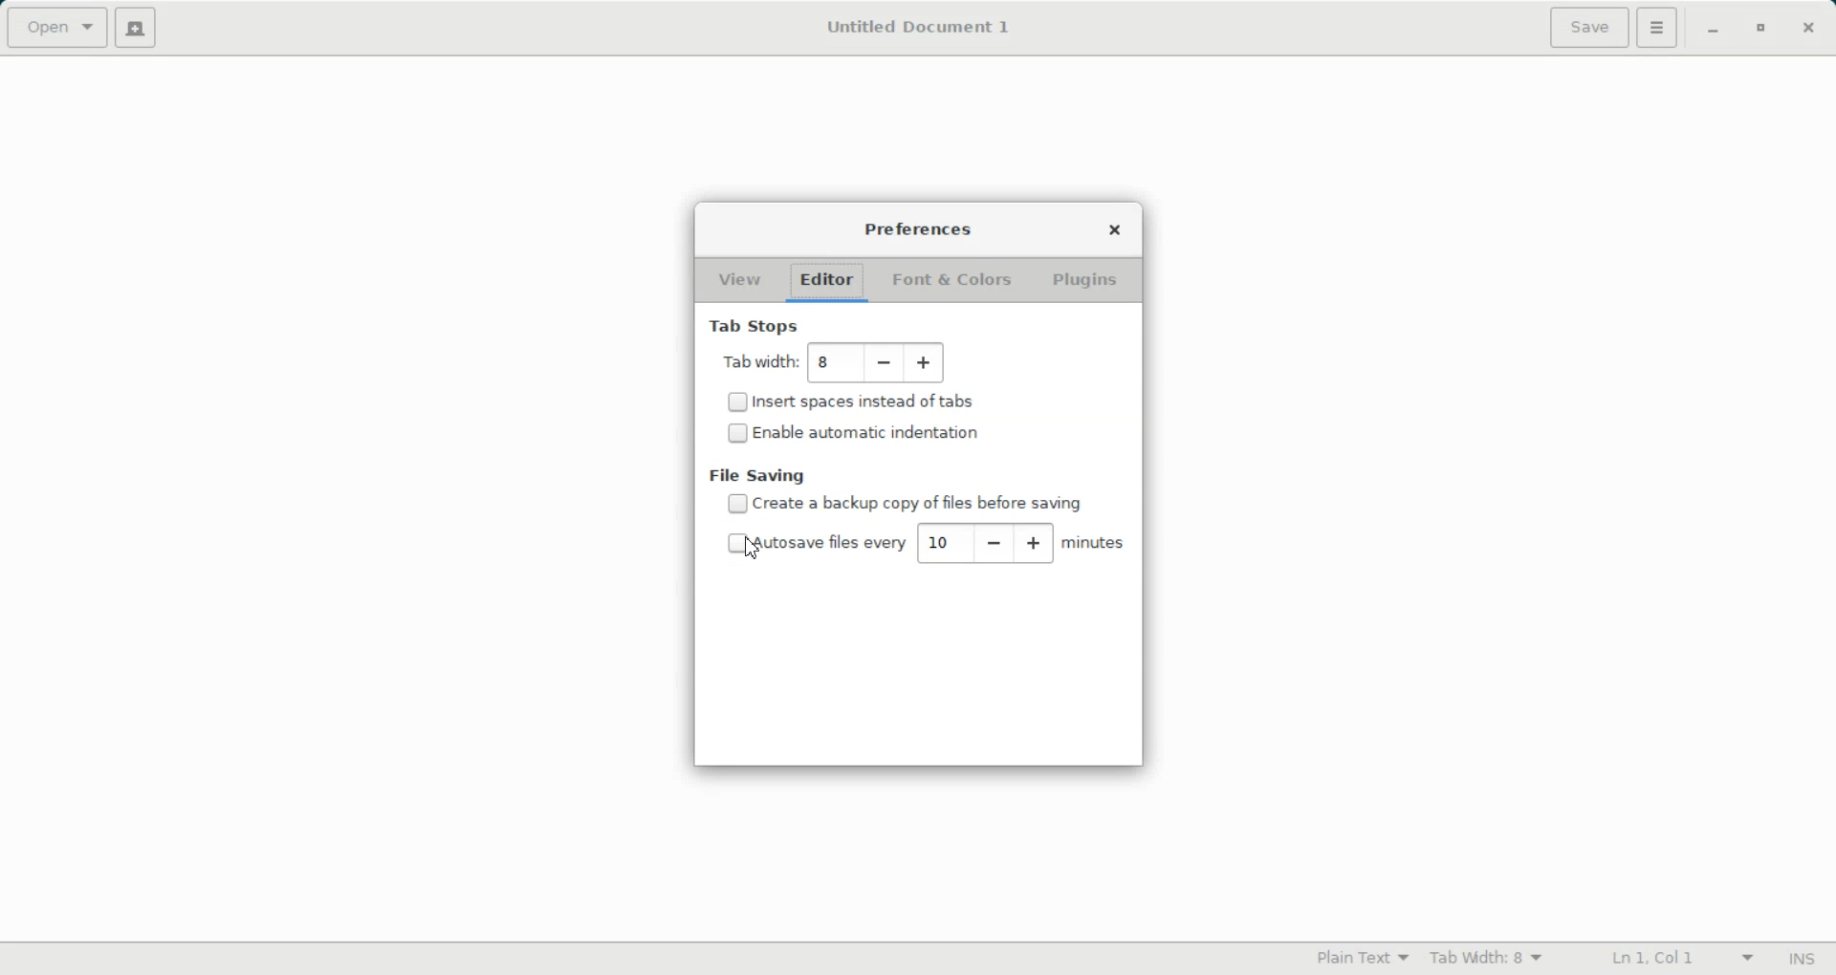 The image size is (1836, 975). What do you see at coordinates (925, 363) in the screenshot?
I see `Add` at bounding box center [925, 363].